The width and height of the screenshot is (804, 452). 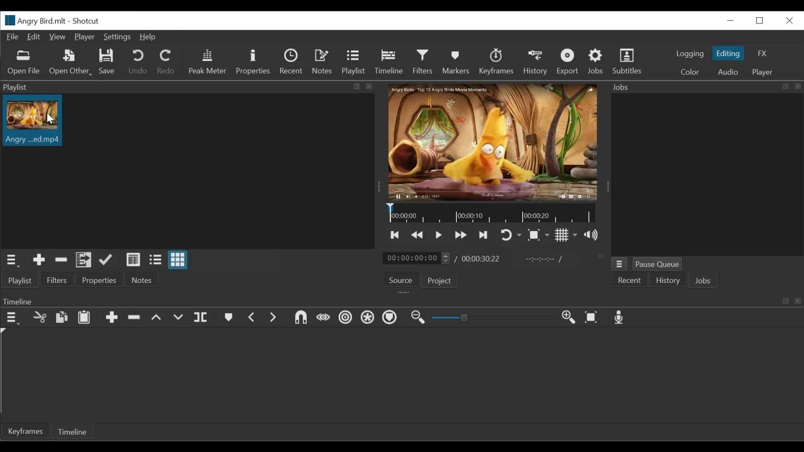 What do you see at coordinates (323, 317) in the screenshot?
I see `scrub wile dragging` at bounding box center [323, 317].